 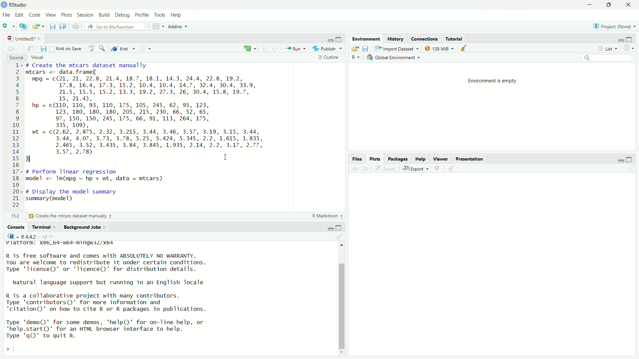 I want to click on scroll bar, so click(x=342, y=306).